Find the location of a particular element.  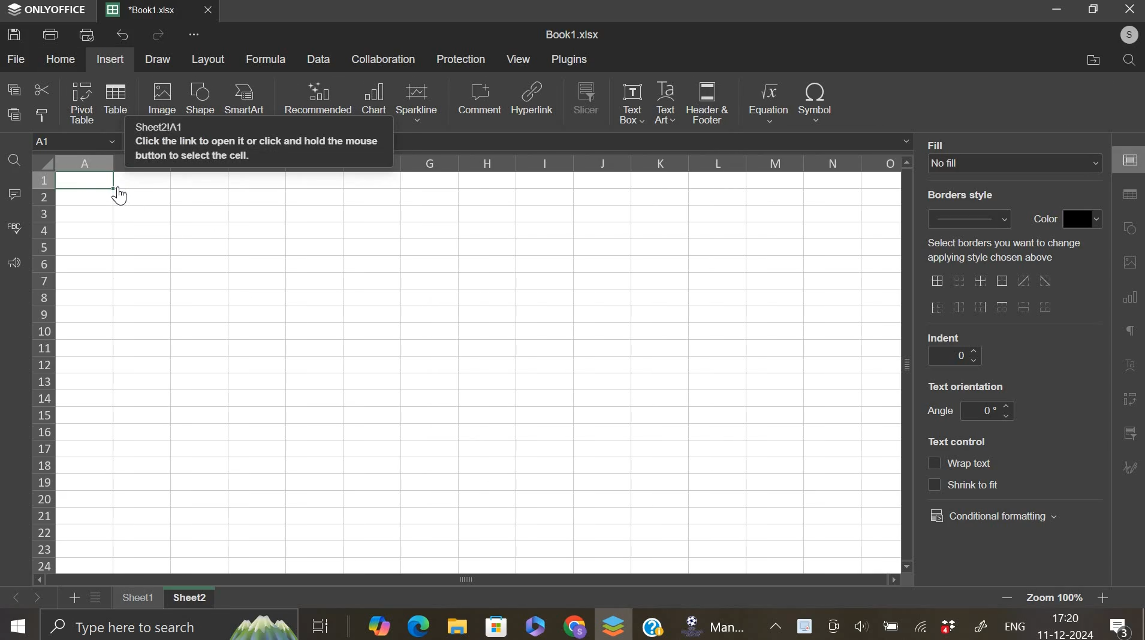

color is located at coordinates (1083, 219).